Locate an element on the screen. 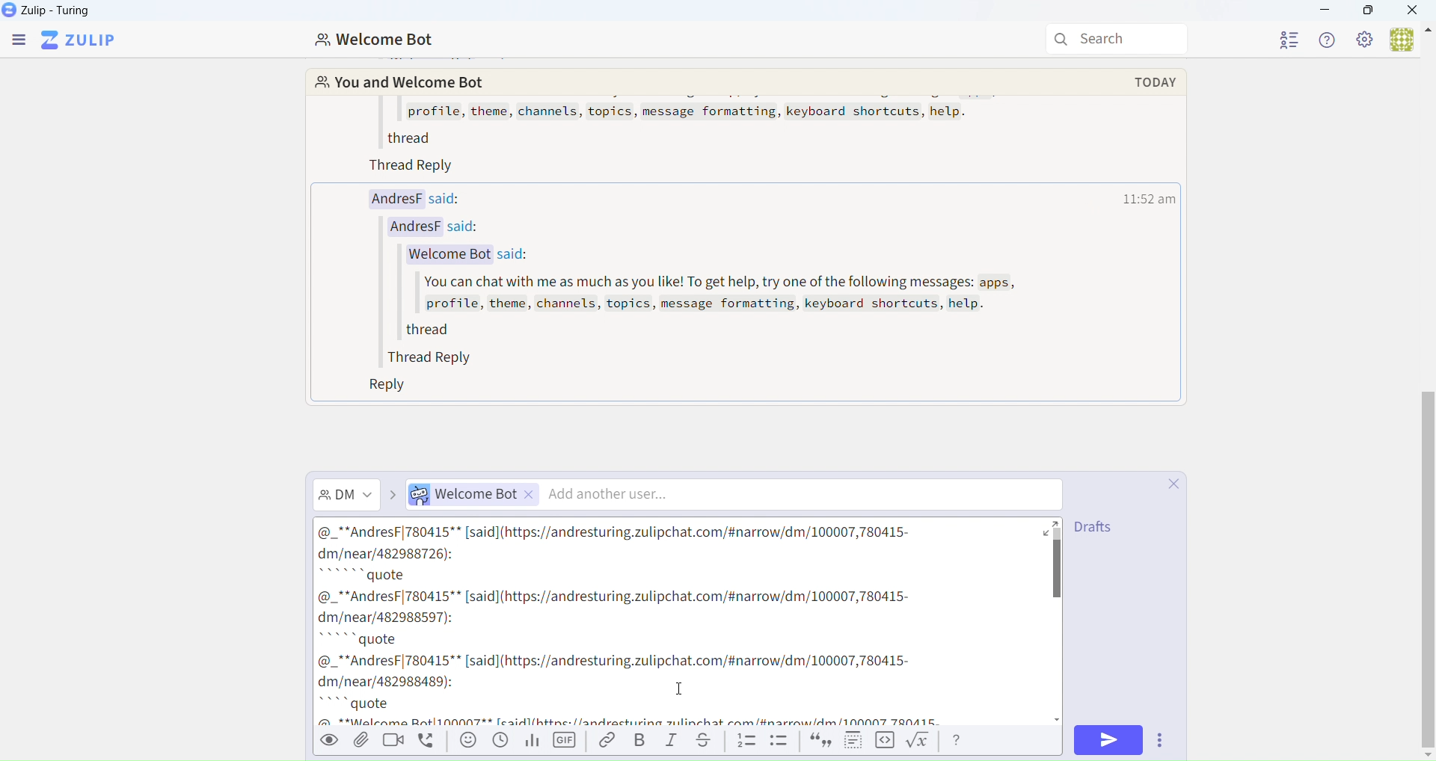 The image size is (1436, 761). vertical scroll bar is located at coordinates (1427, 569).